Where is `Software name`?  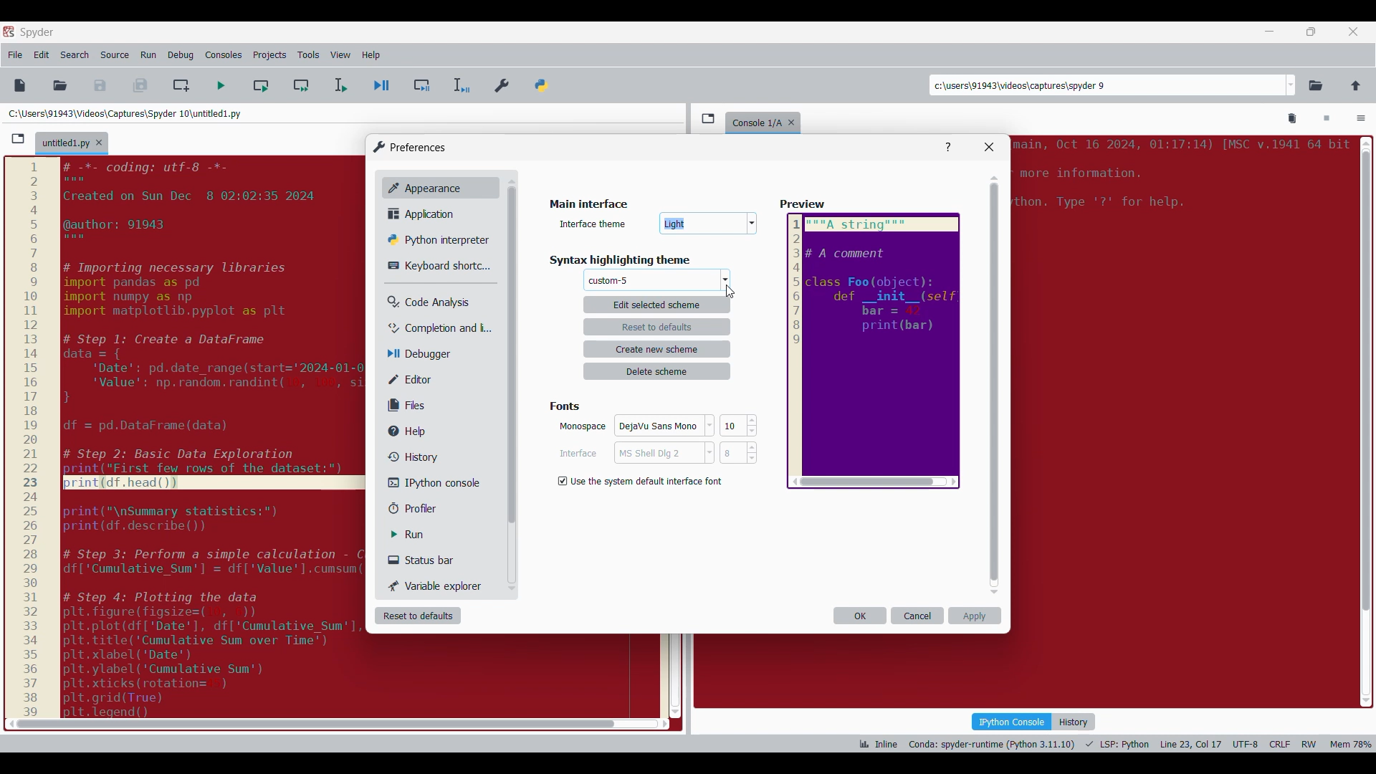
Software name is located at coordinates (37, 32).